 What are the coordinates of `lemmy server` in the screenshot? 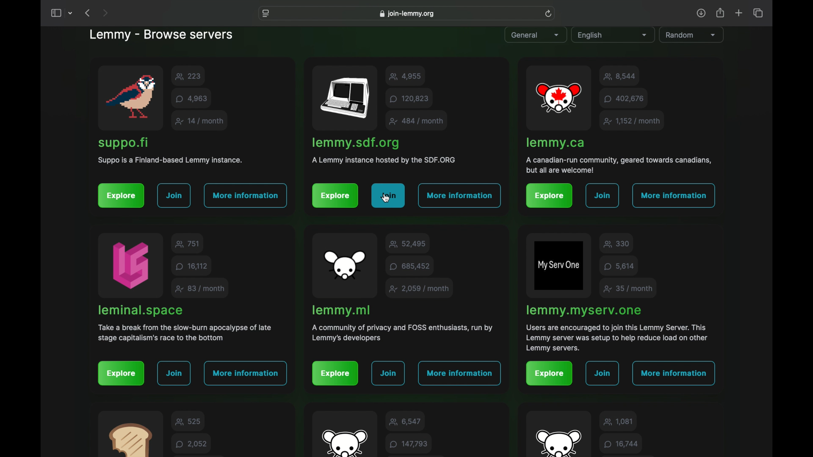 It's located at (342, 311).